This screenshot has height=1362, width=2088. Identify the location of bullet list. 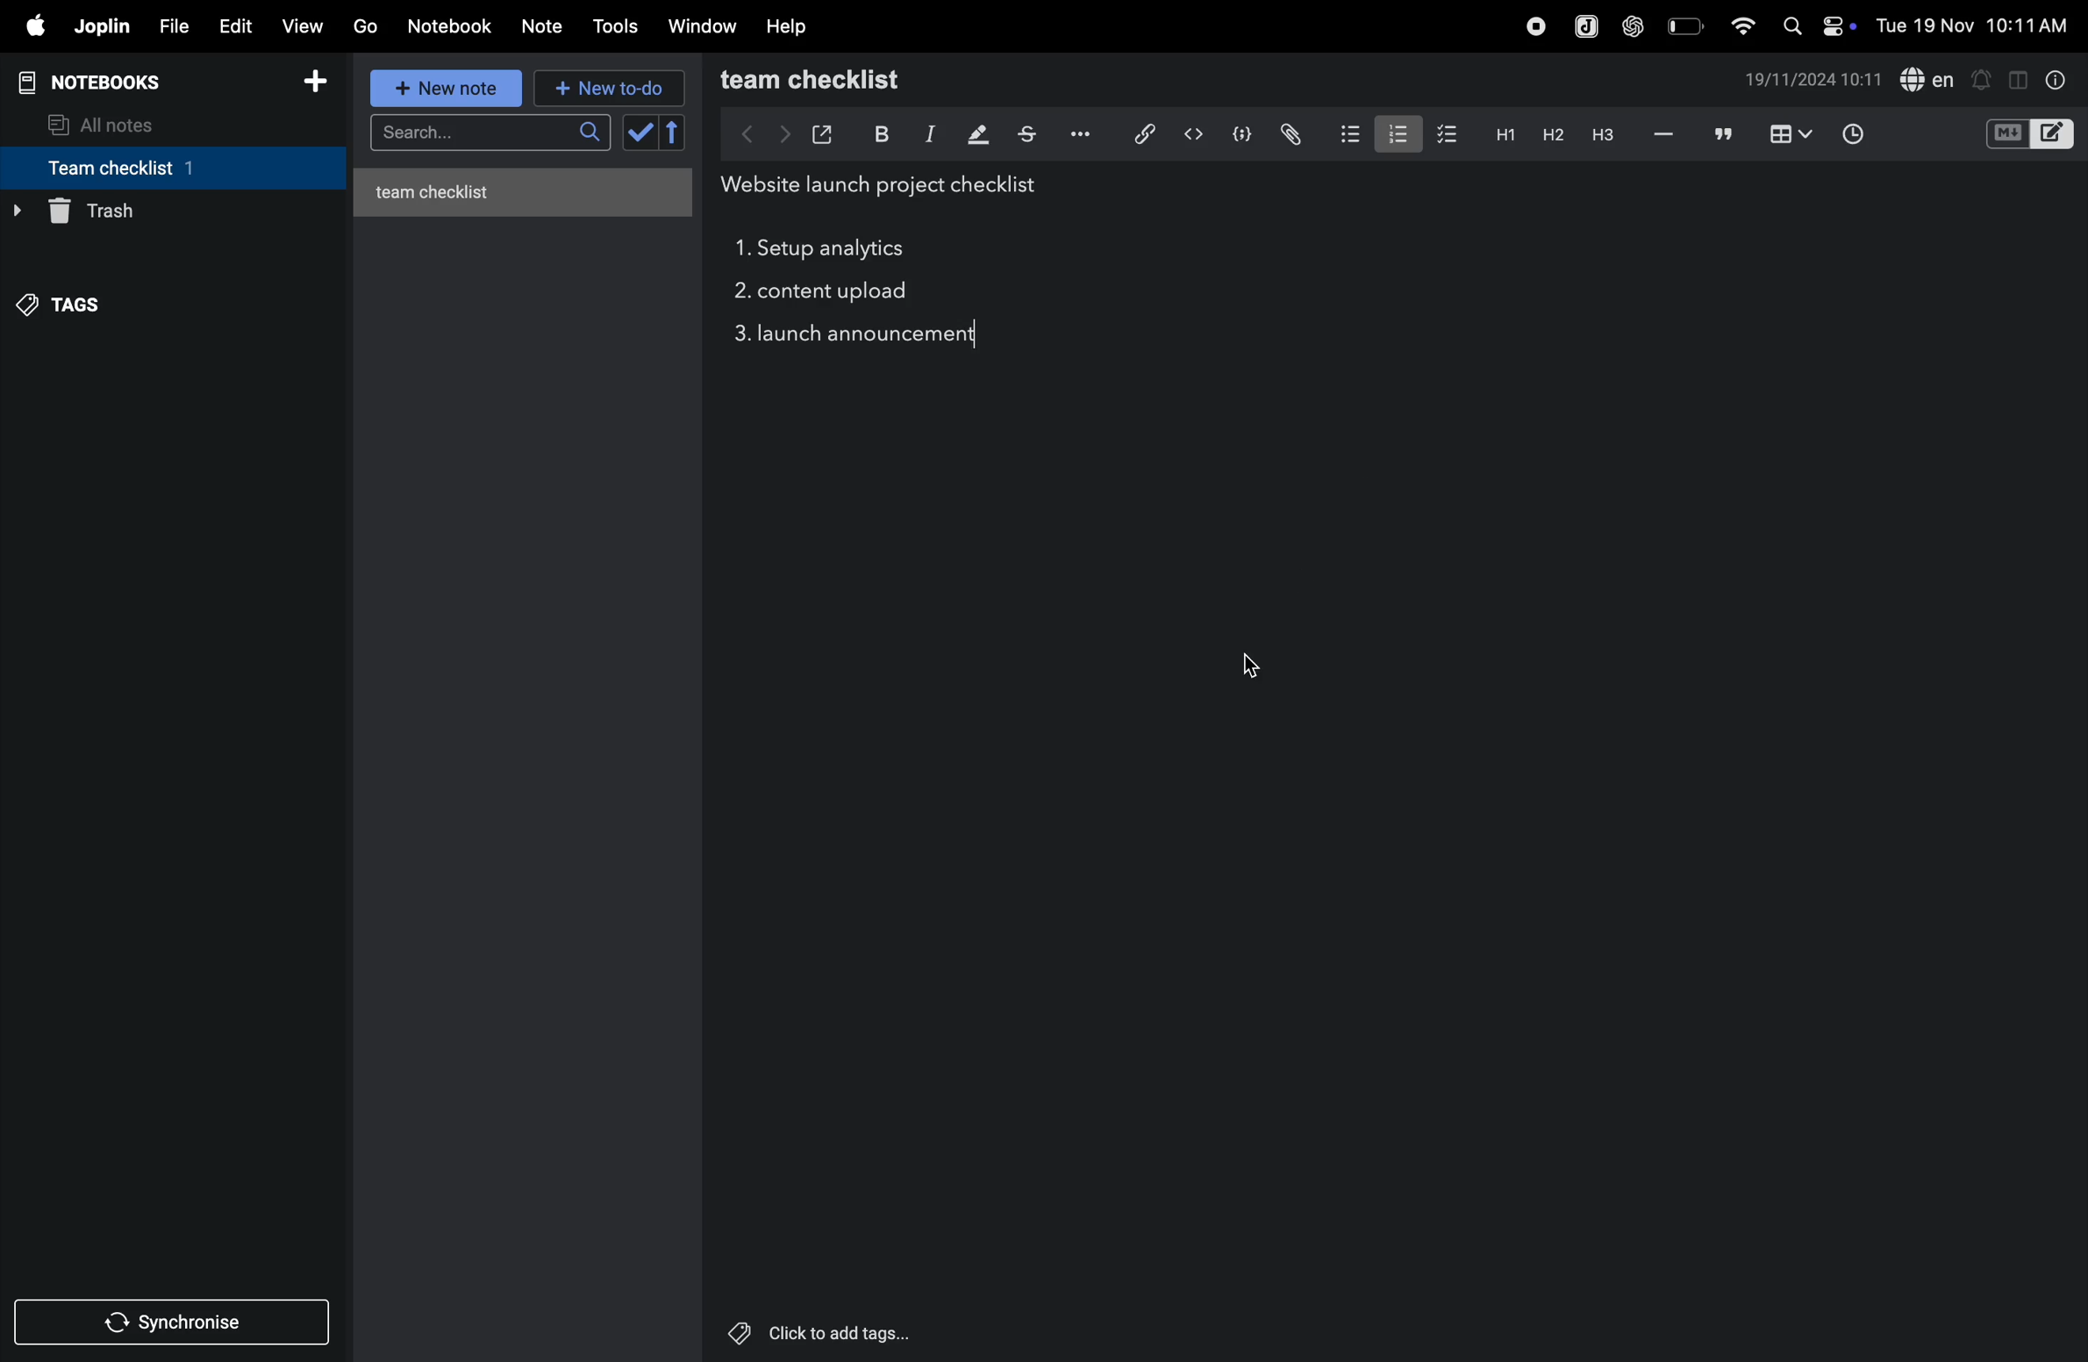
(1346, 133).